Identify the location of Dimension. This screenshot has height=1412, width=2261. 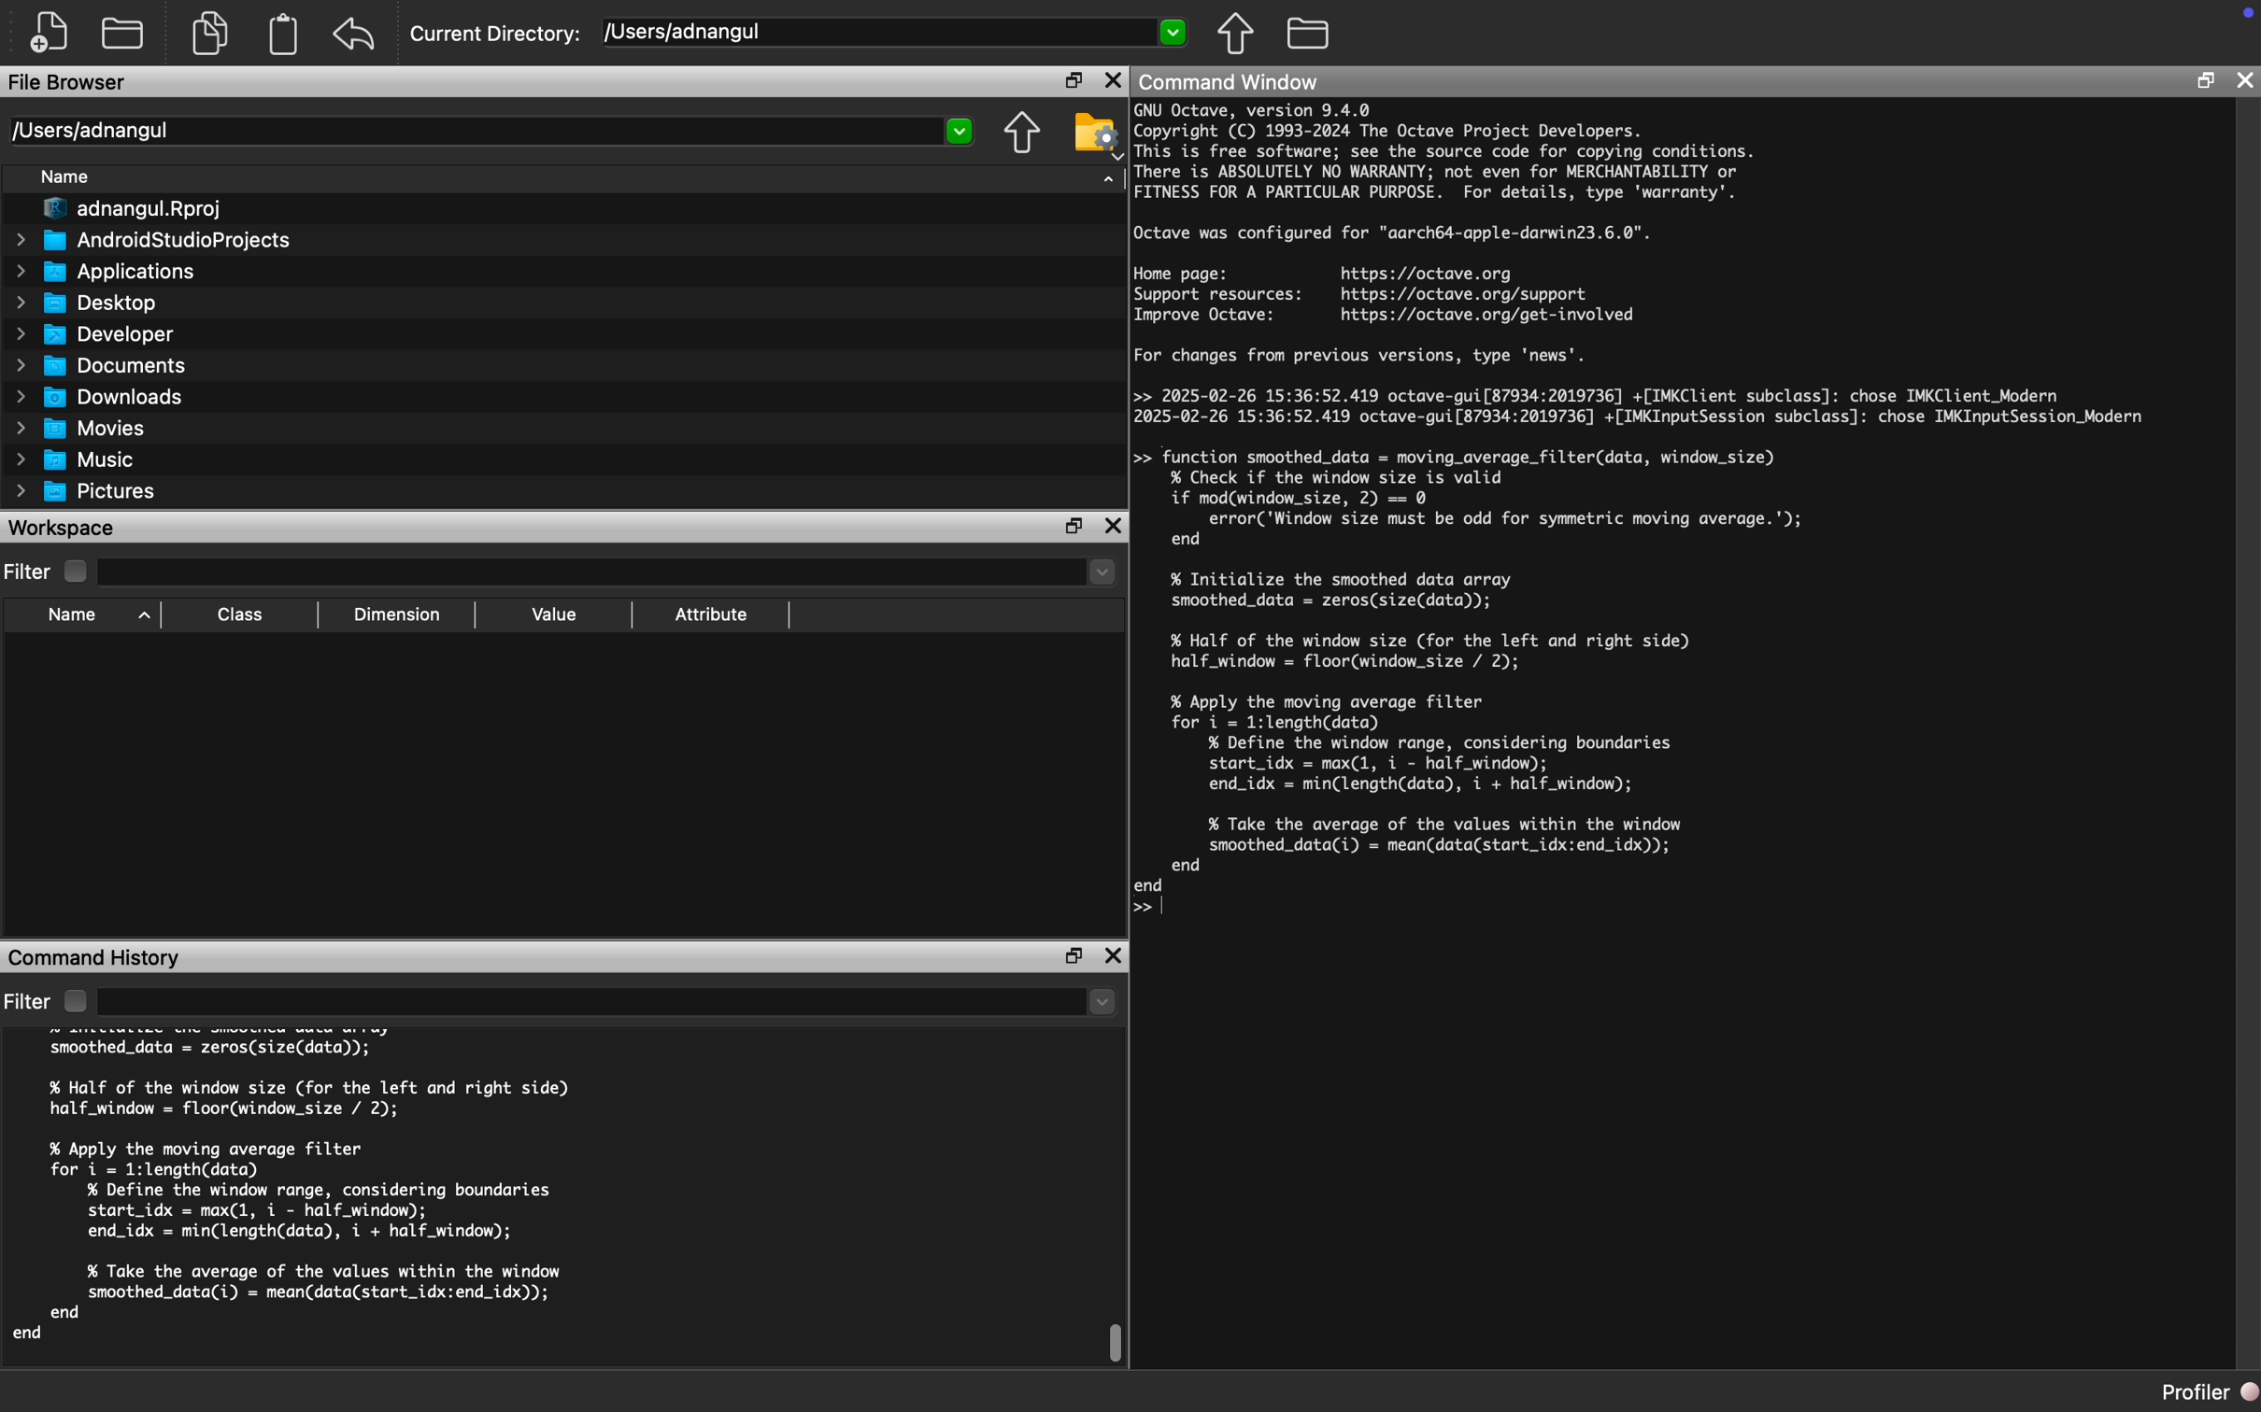
(398, 615).